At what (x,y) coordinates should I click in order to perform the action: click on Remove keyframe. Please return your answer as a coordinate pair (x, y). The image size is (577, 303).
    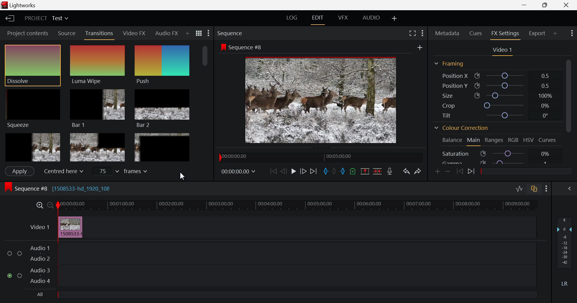
    Looking at the image, I should click on (449, 171).